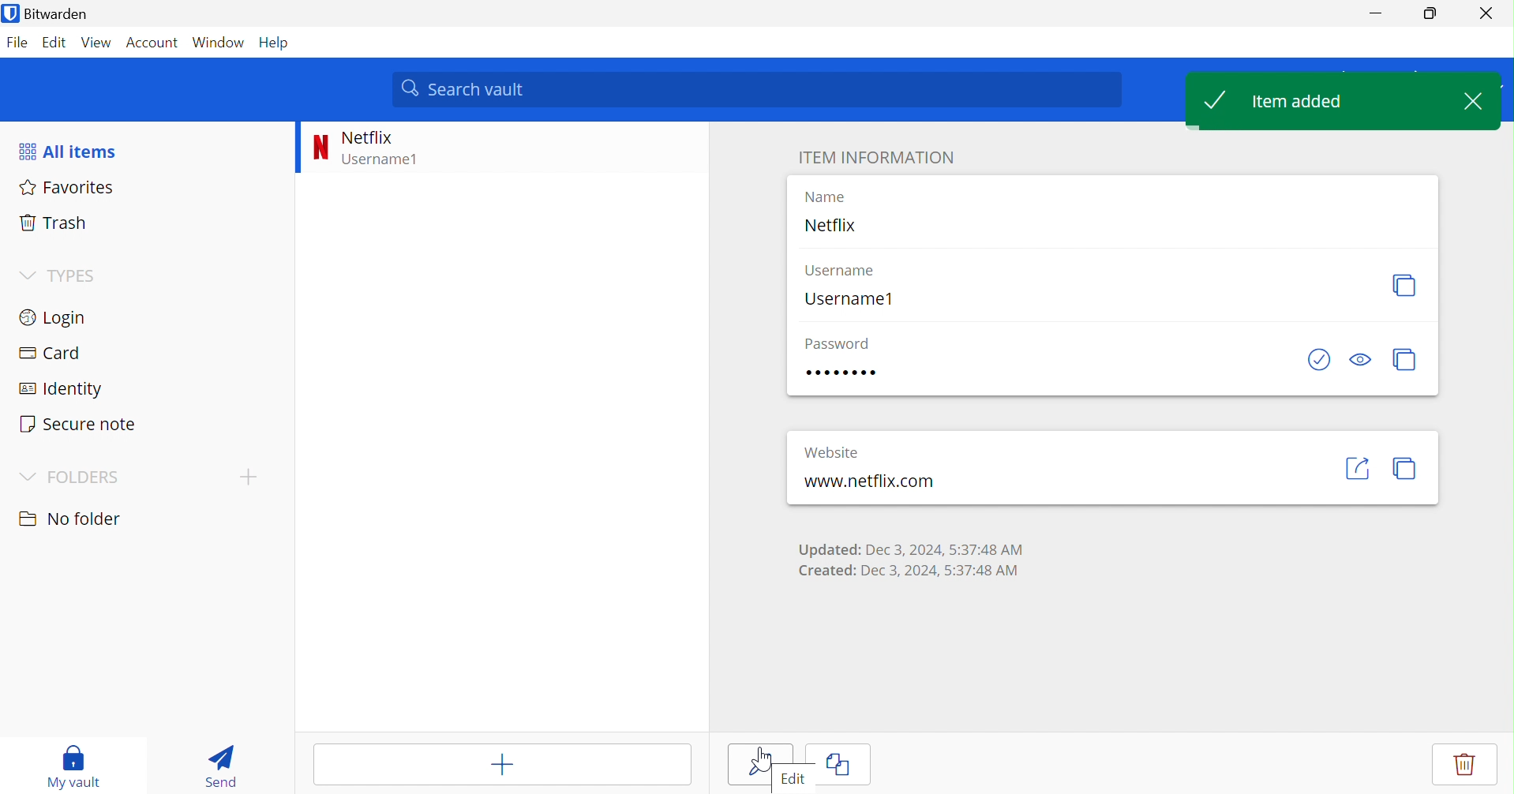  I want to click on My vault, so click(73, 766).